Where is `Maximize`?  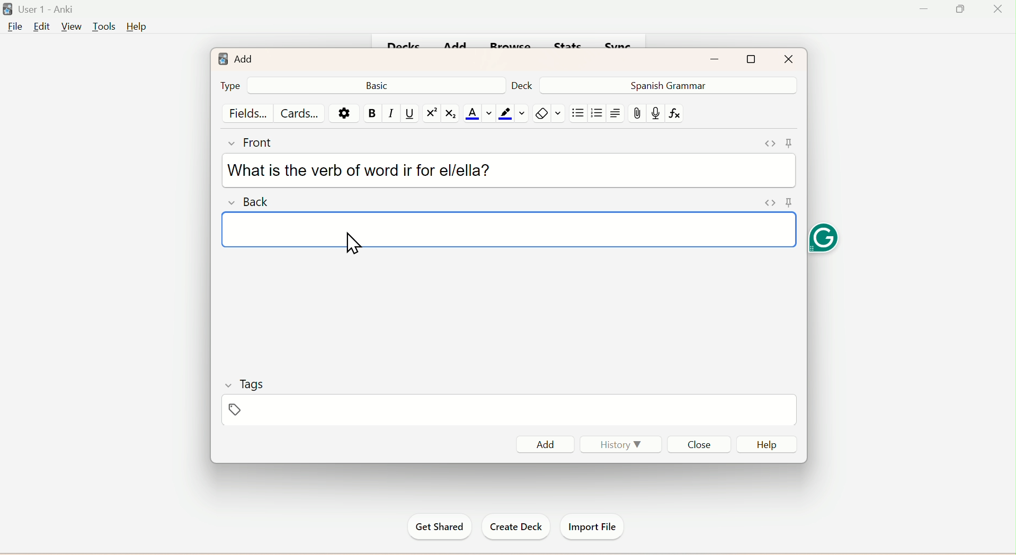 Maximize is located at coordinates (964, 8).